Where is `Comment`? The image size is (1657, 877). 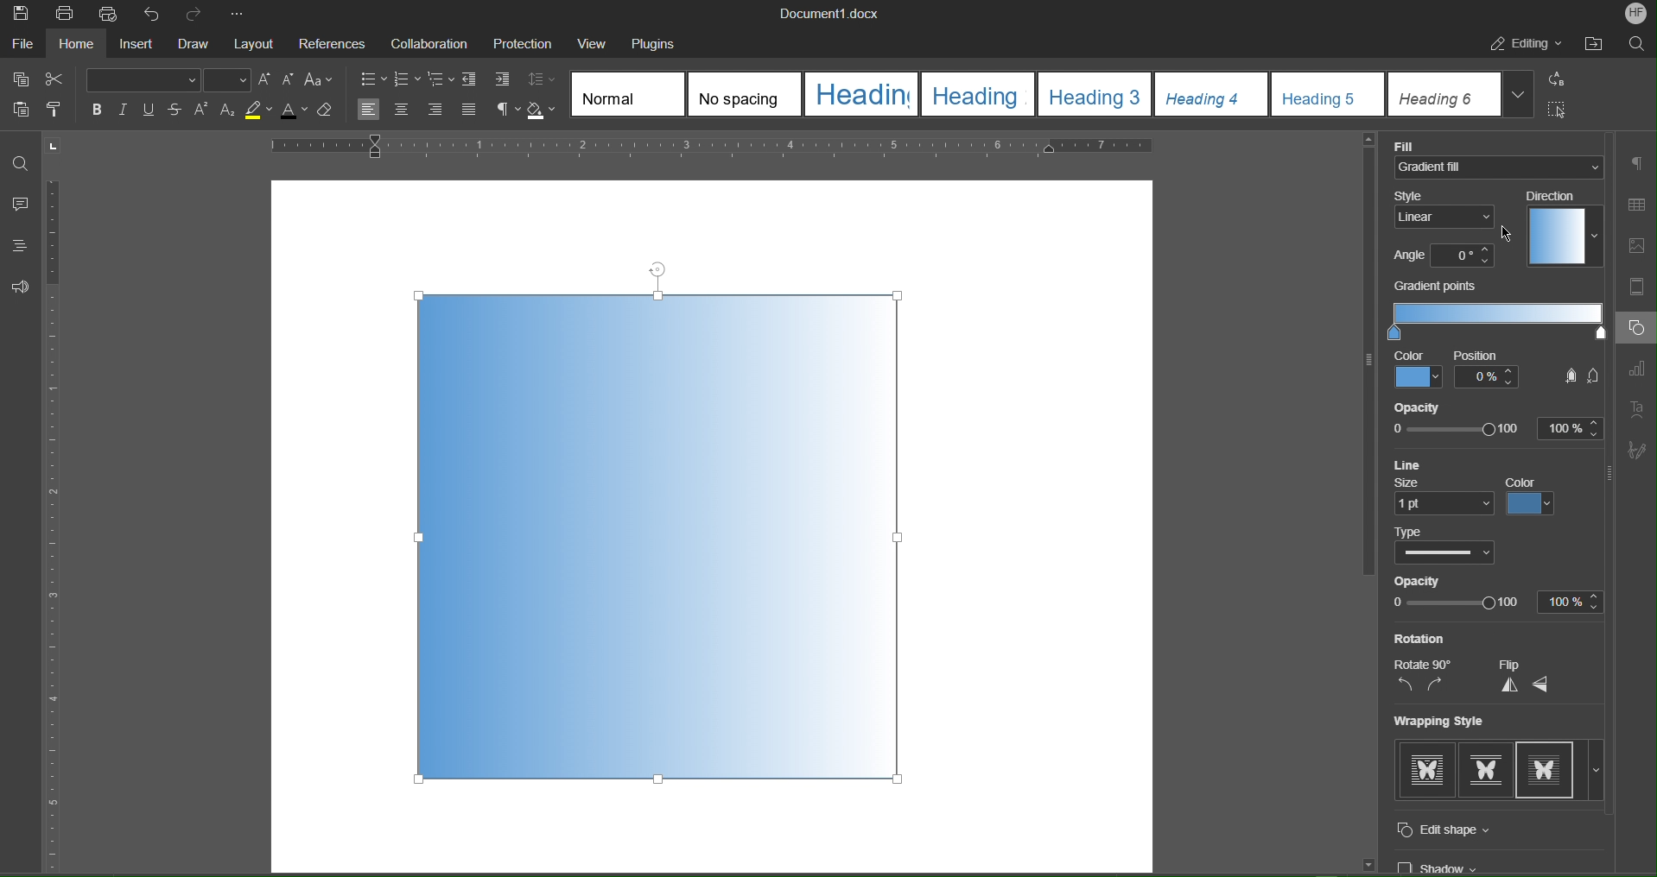 Comment is located at coordinates (20, 203).